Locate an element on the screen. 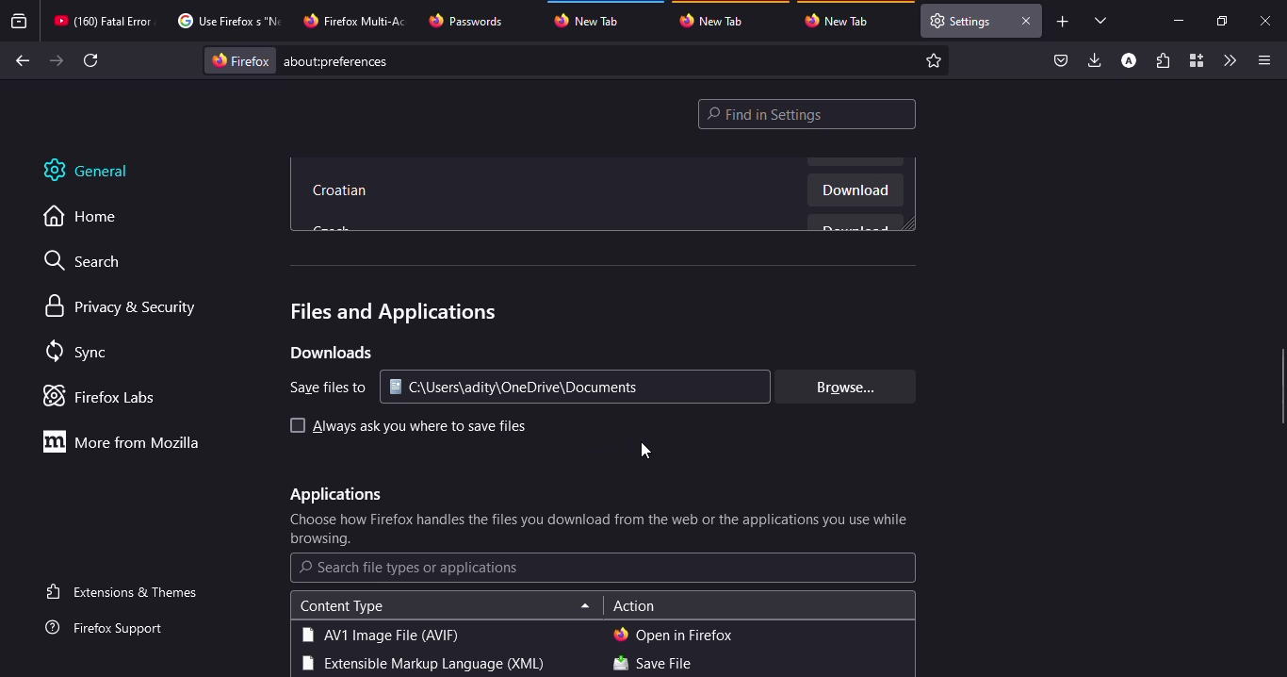  drag to is located at coordinates (1282, 388).